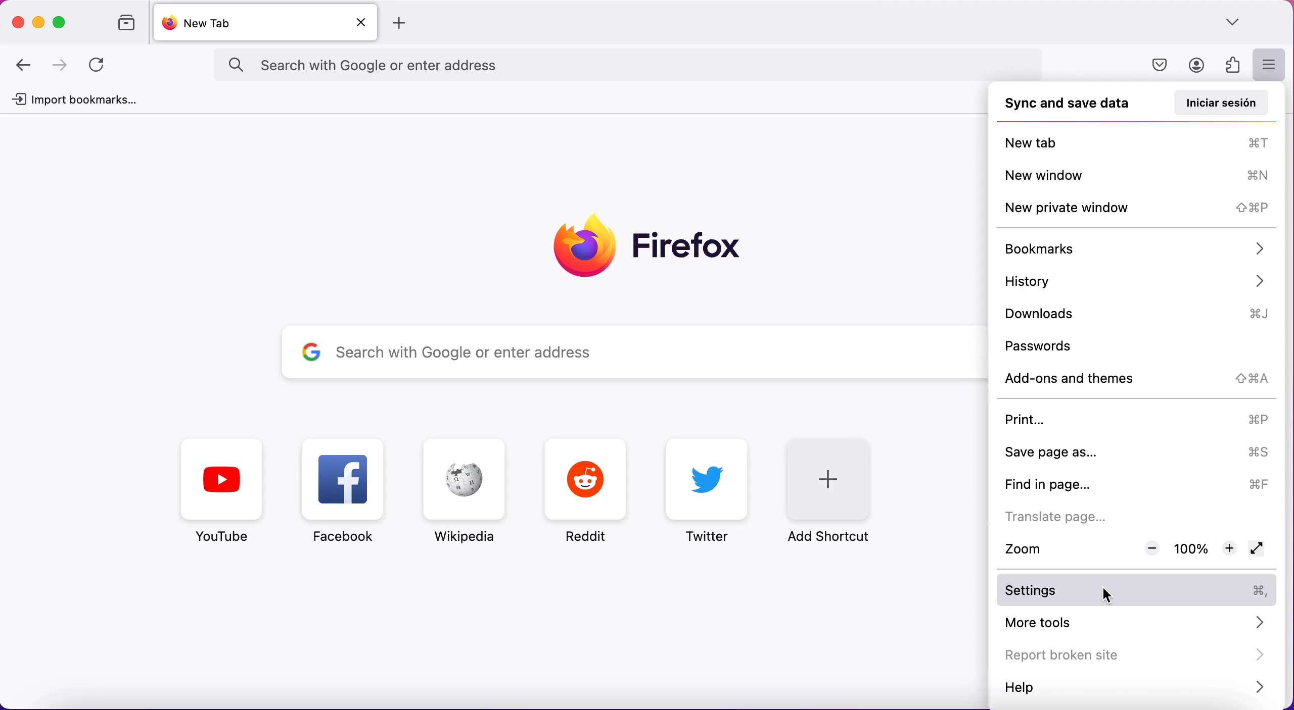  I want to click on zoom out, so click(1150, 548).